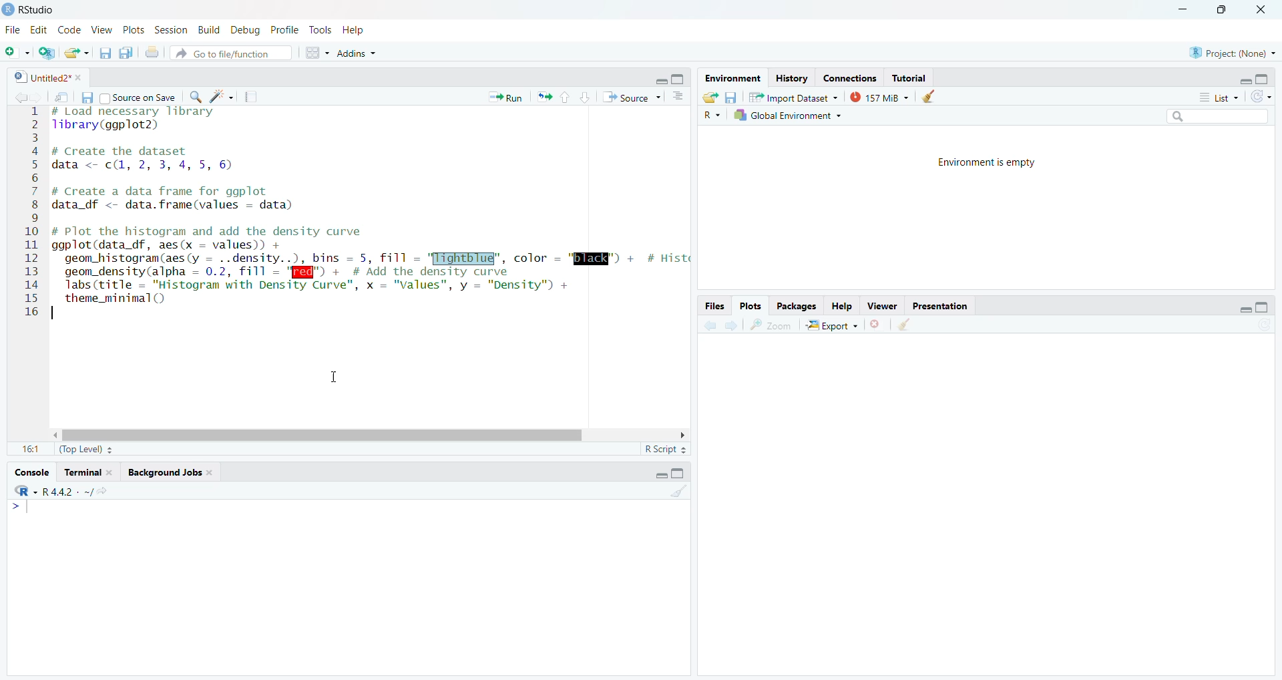  I want to click on >, so click(15, 507).